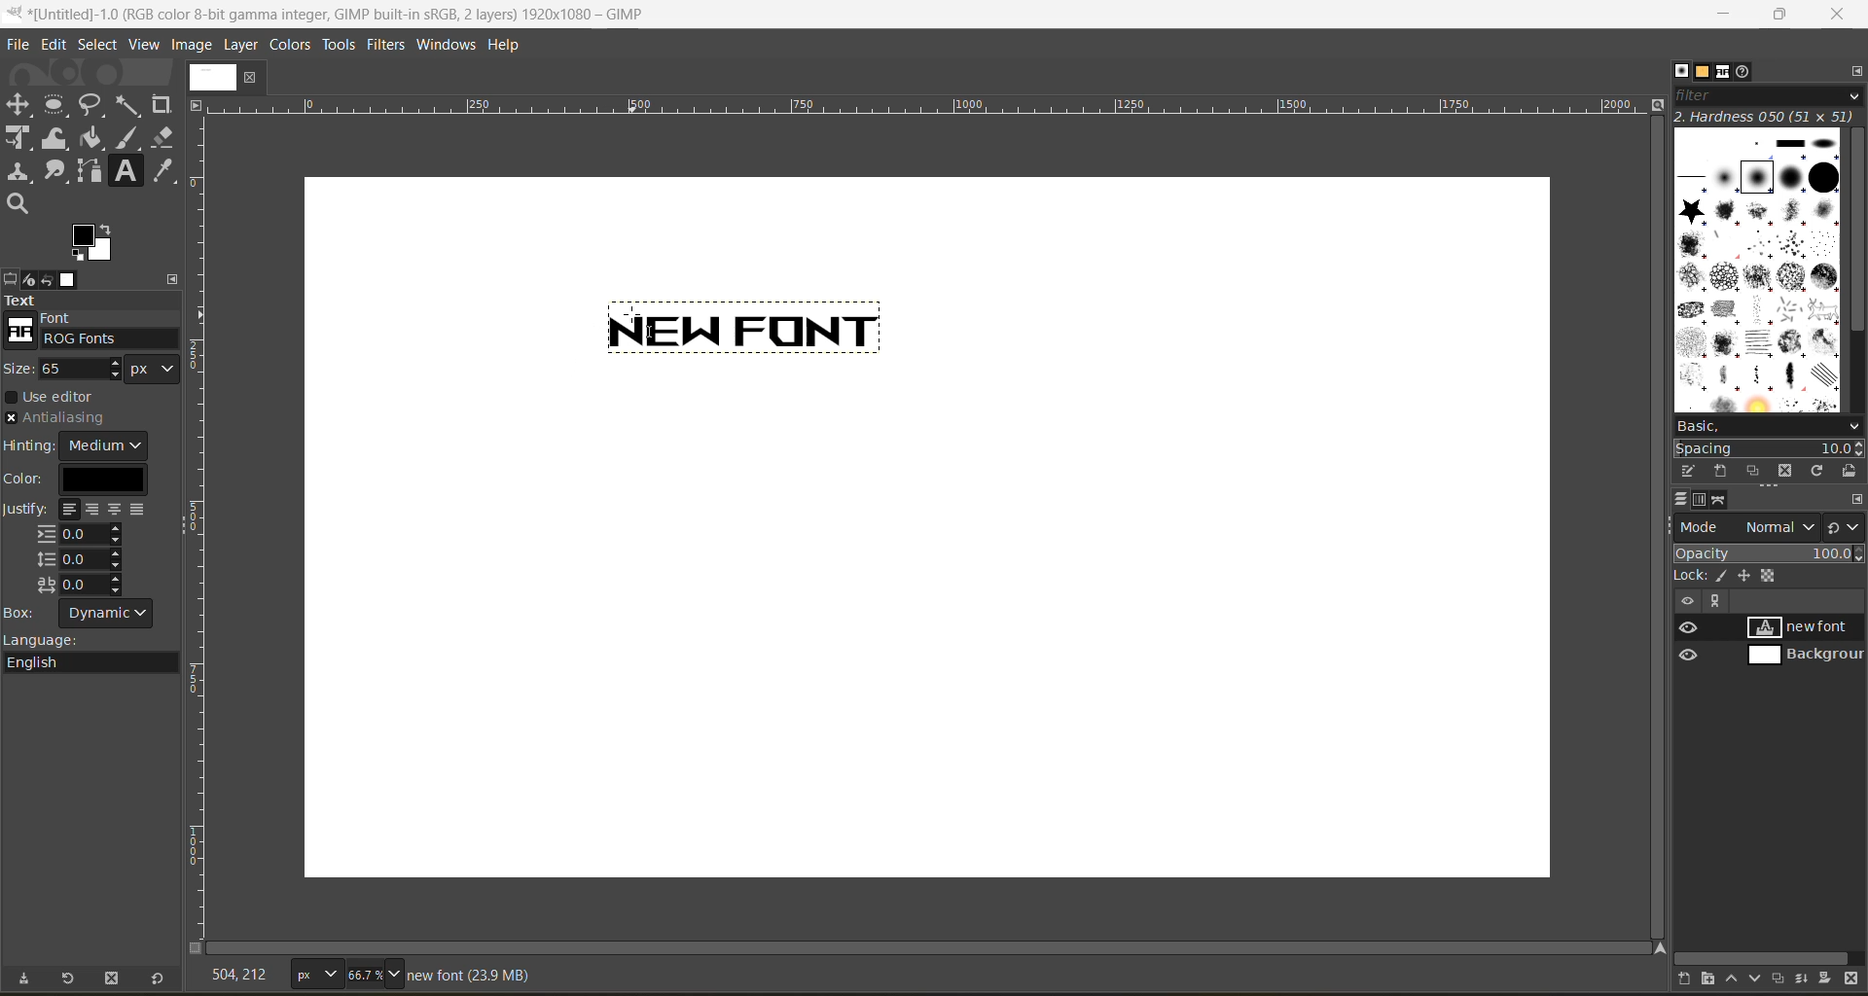  Describe the element at coordinates (97, 369) in the screenshot. I see `size` at that location.